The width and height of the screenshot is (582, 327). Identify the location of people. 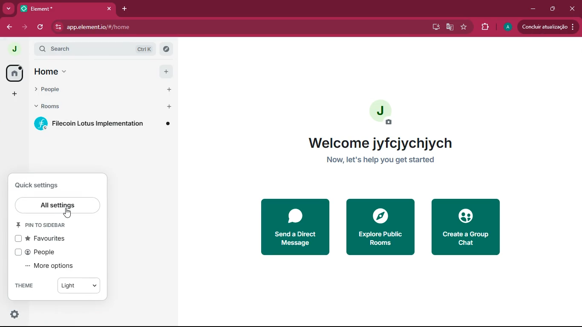
(85, 90).